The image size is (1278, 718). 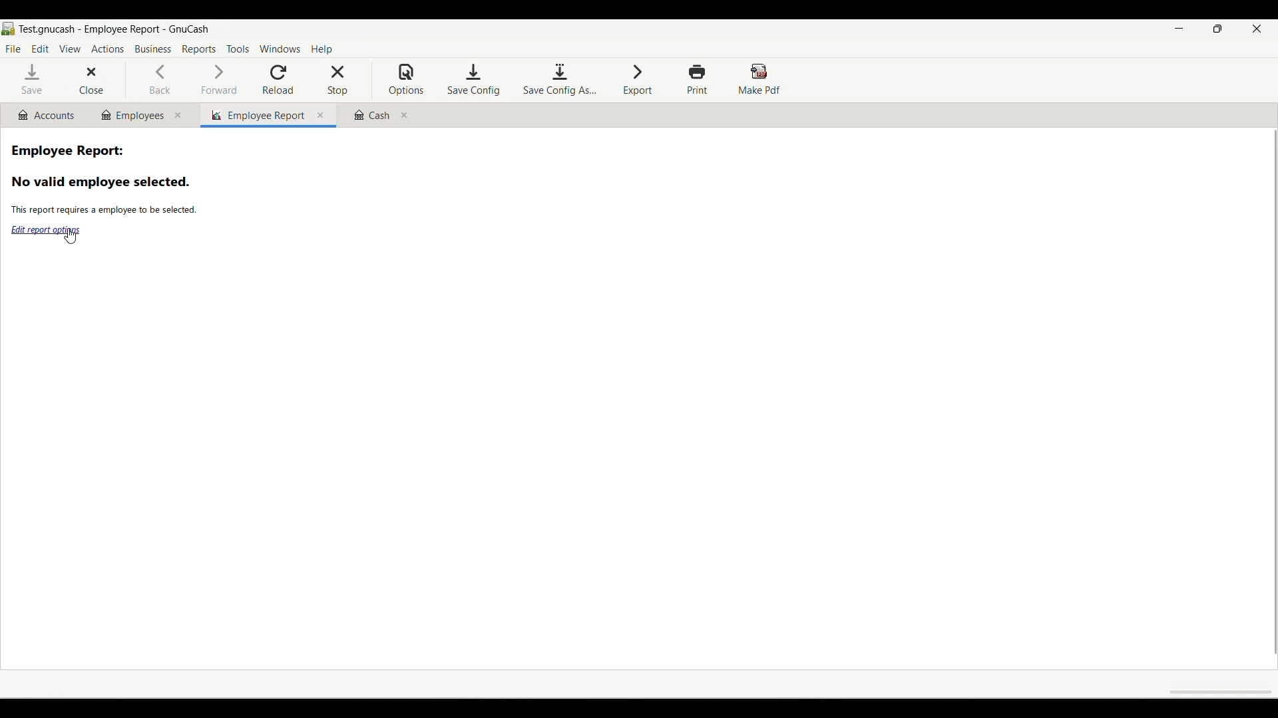 What do you see at coordinates (31, 80) in the screenshot?
I see `Save` at bounding box center [31, 80].